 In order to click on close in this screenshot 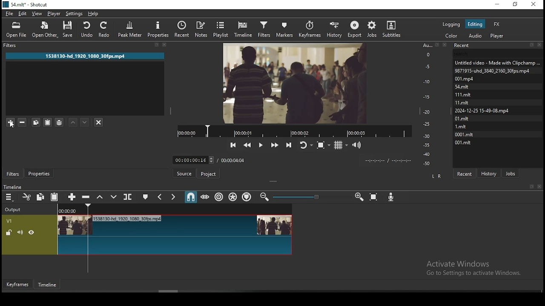, I will do `click(541, 187)`.